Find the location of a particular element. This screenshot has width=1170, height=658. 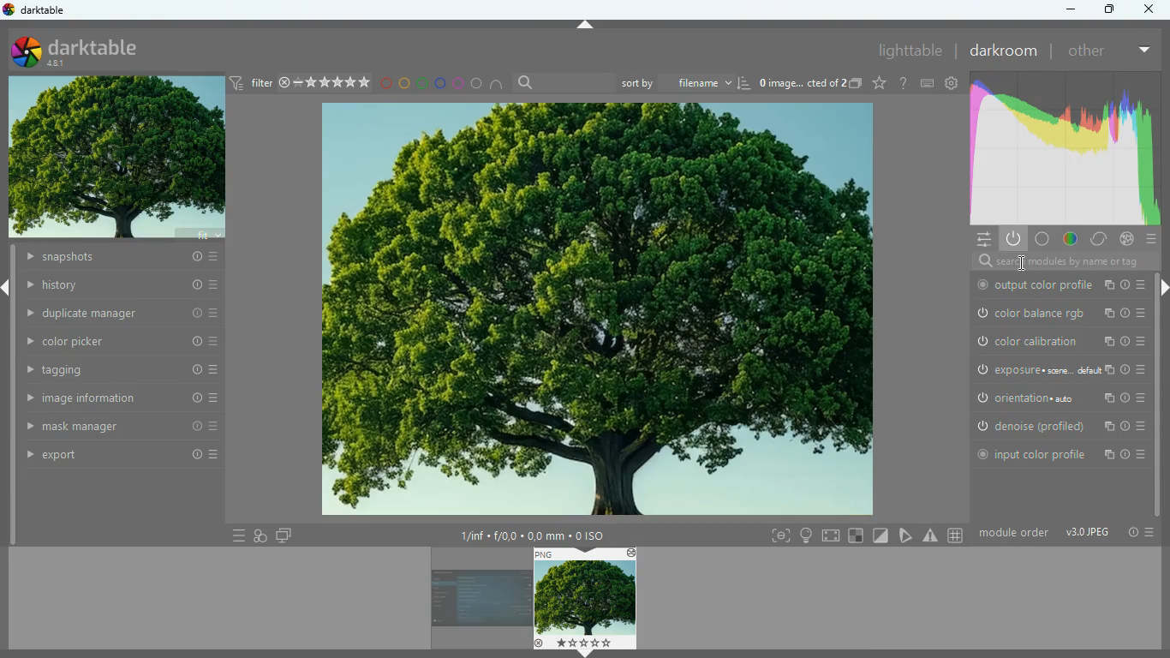

search is located at coordinates (562, 82).